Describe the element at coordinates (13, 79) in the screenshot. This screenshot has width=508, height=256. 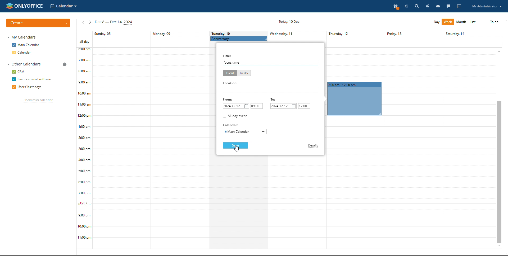
I see `checkbox` at that location.